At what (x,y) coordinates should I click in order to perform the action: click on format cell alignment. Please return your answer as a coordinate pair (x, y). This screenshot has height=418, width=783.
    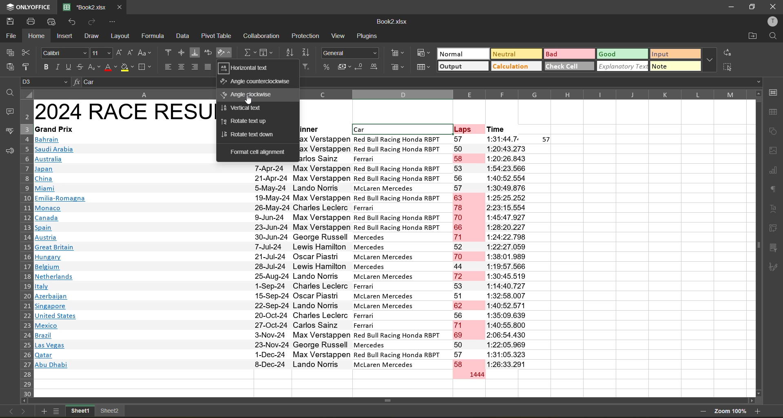
    Looking at the image, I should click on (259, 153).